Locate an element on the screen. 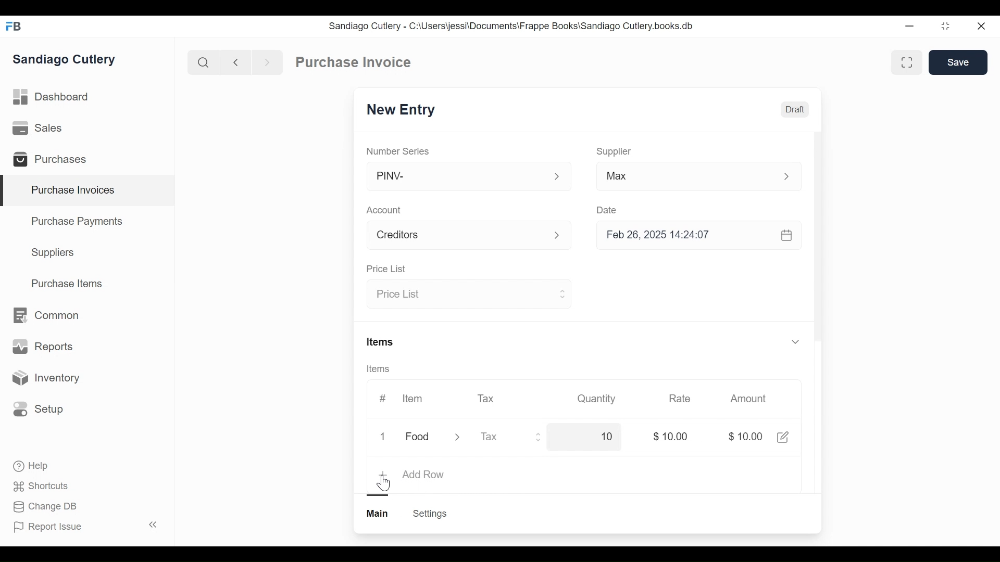  Expand is located at coordinates (557, 177).